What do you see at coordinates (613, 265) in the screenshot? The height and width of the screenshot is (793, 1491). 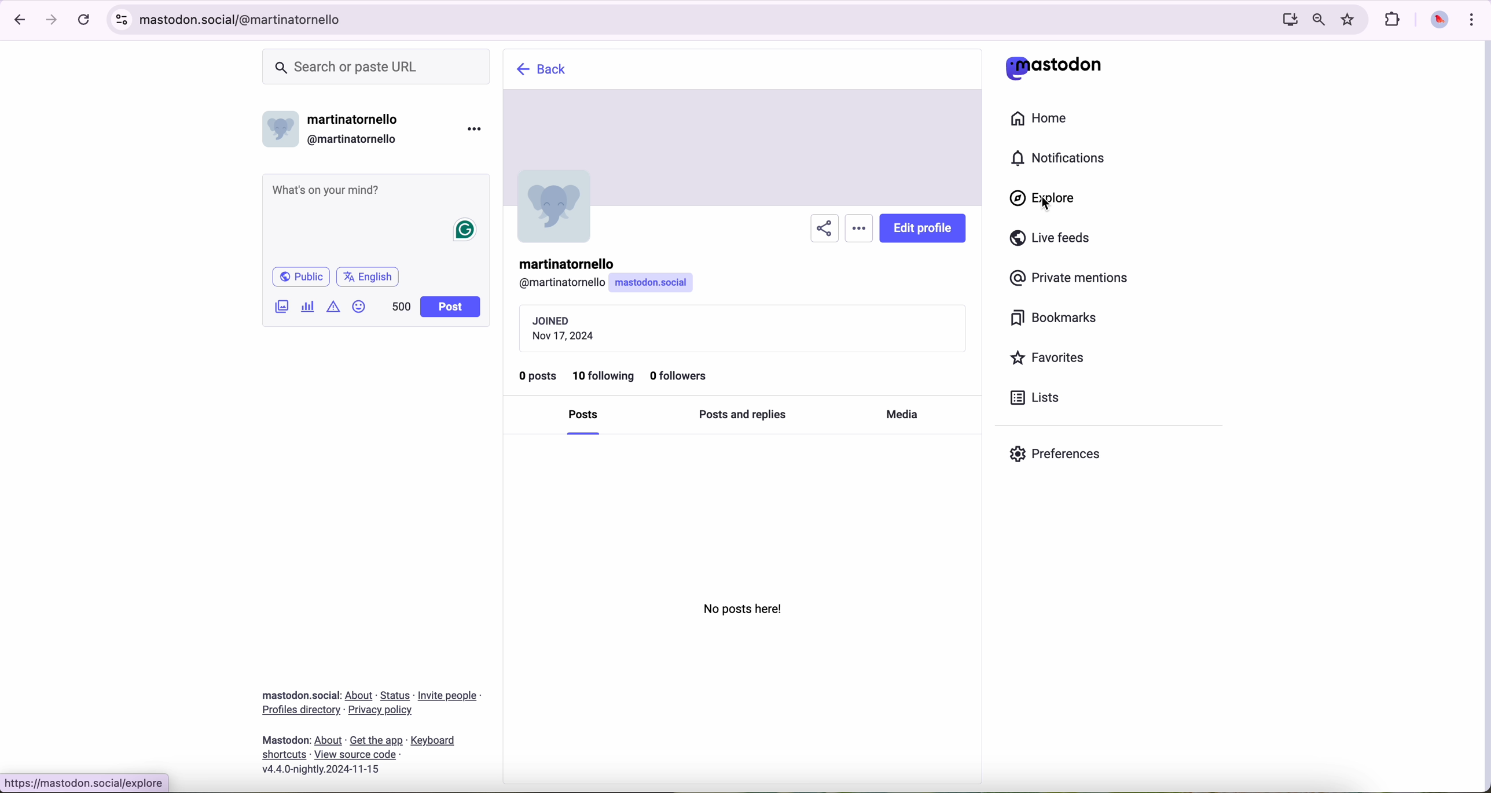 I see `user` at bounding box center [613, 265].